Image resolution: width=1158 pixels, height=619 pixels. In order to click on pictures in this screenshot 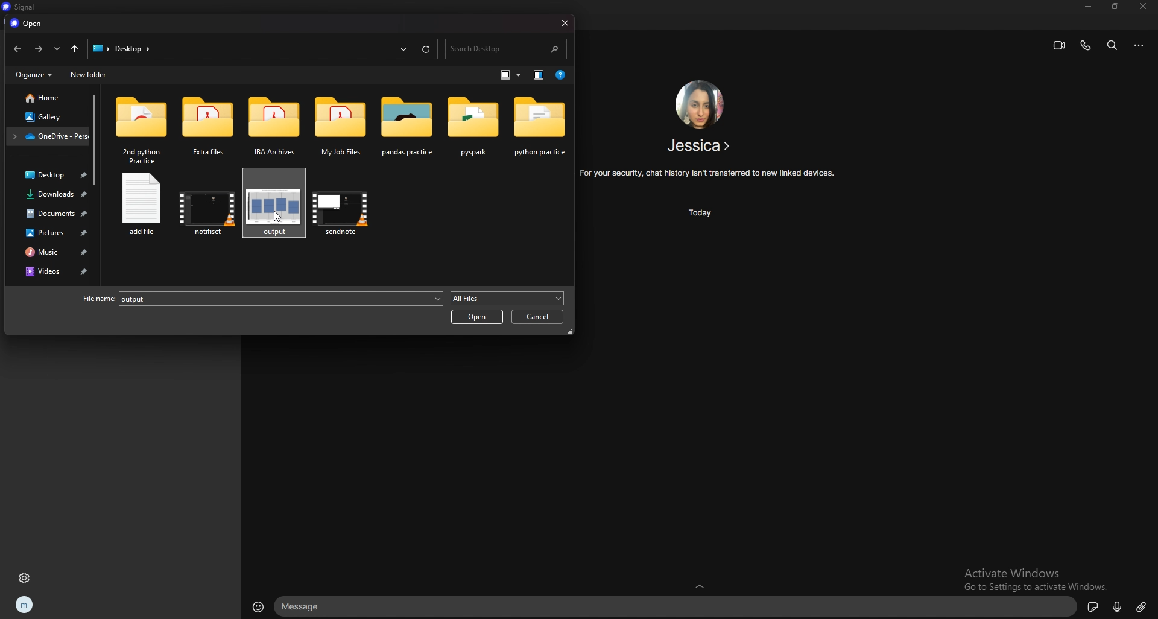, I will do `click(49, 233)`.